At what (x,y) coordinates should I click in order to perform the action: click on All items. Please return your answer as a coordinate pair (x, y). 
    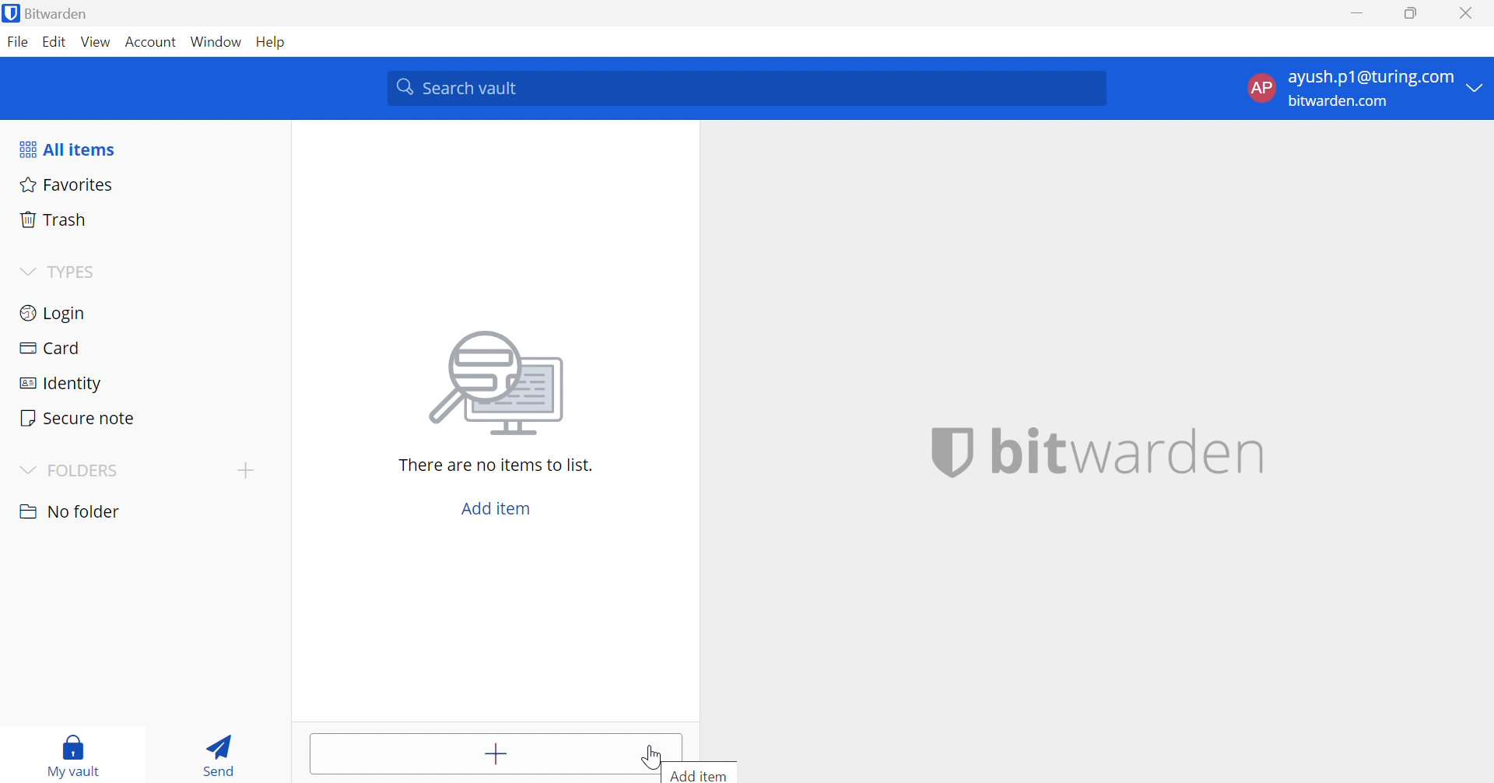
    Looking at the image, I should click on (66, 147).